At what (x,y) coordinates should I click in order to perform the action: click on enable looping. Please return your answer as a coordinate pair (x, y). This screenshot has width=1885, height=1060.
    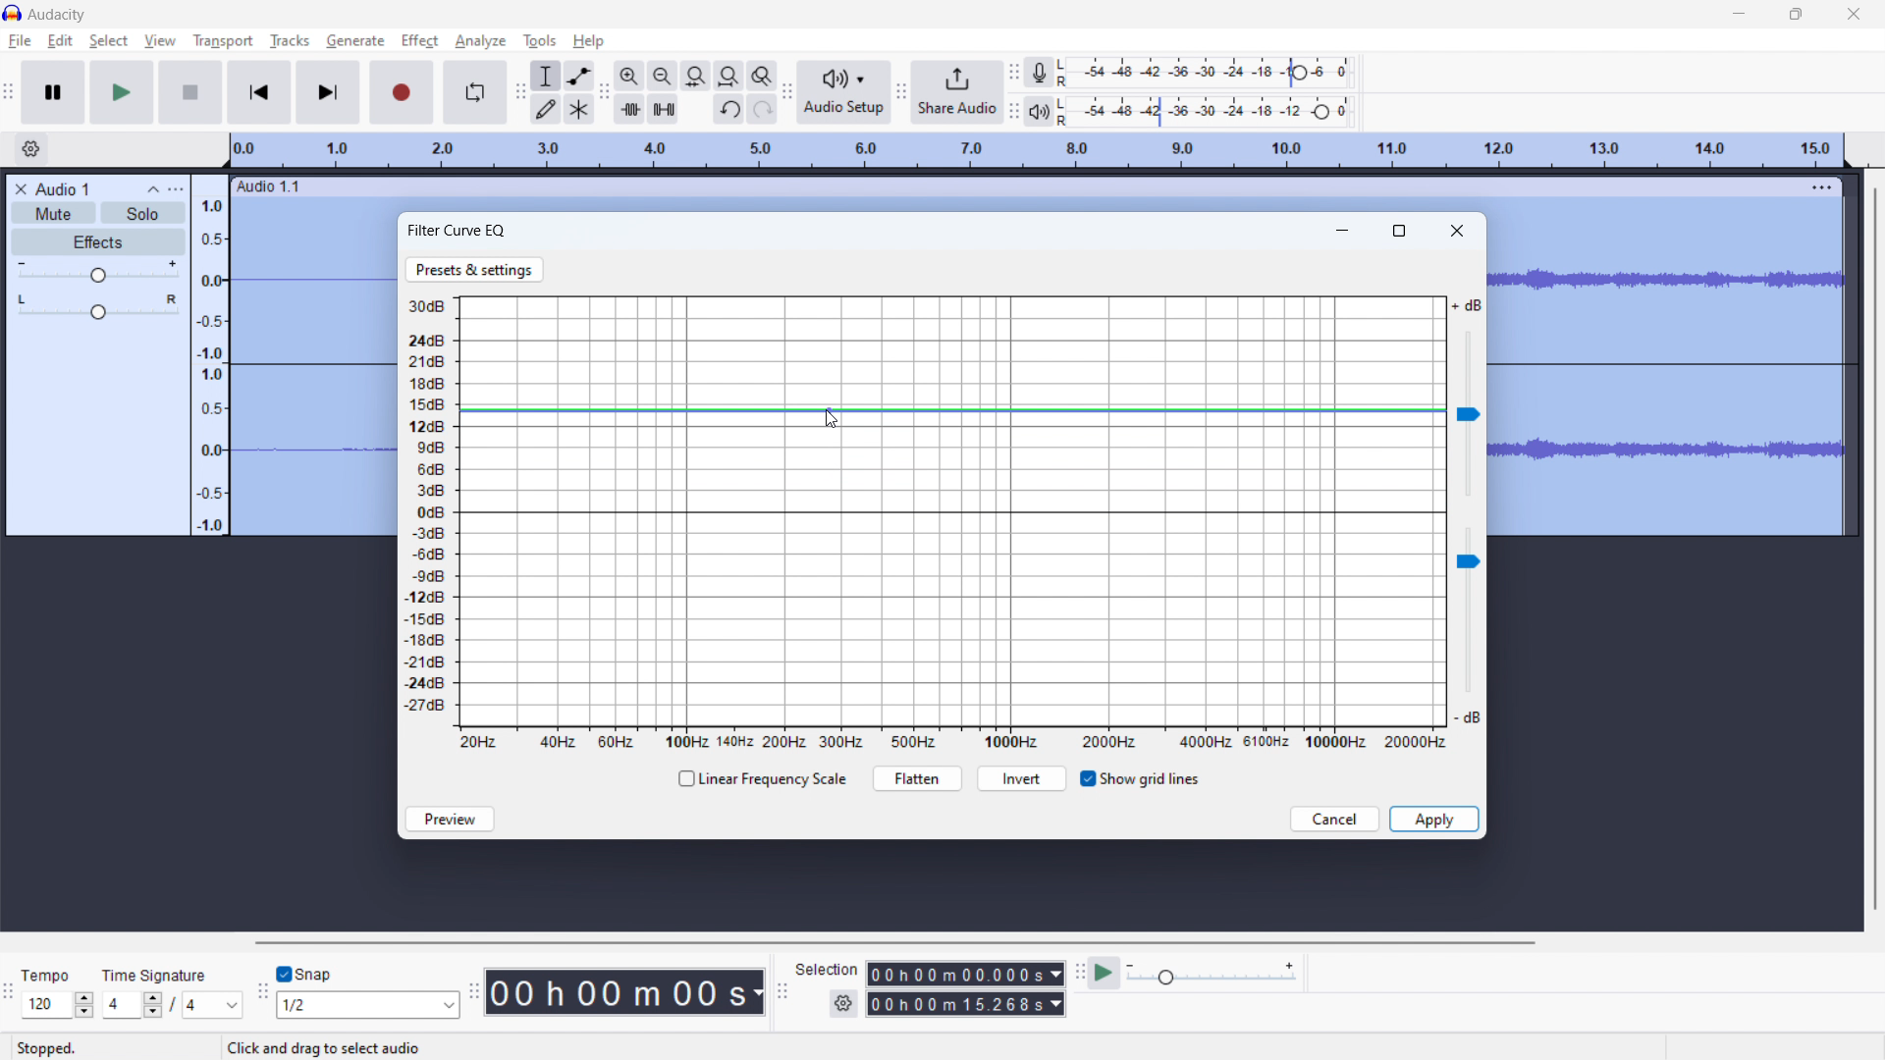
    Looking at the image, I should click on (475, 92).